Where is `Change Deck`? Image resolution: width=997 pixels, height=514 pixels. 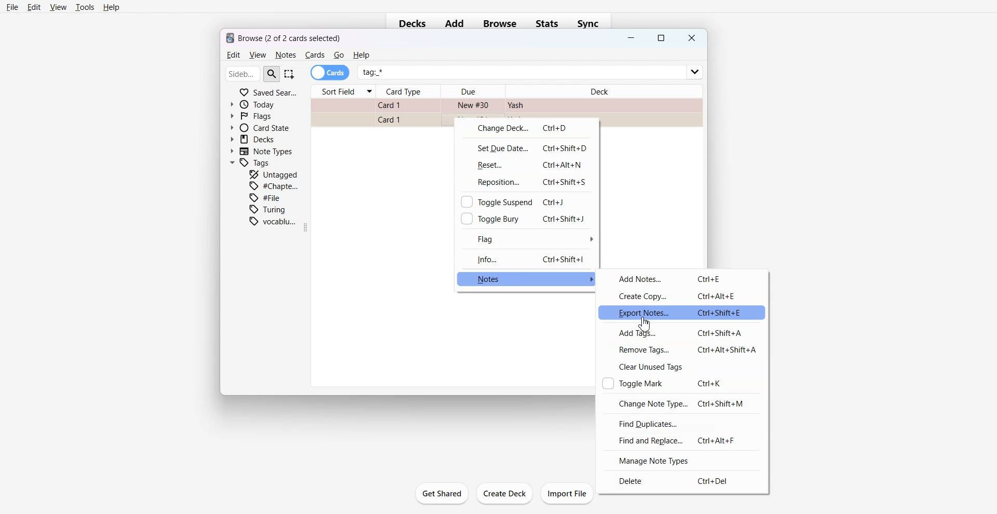 Change Deck is located at coordinates (526, 129).